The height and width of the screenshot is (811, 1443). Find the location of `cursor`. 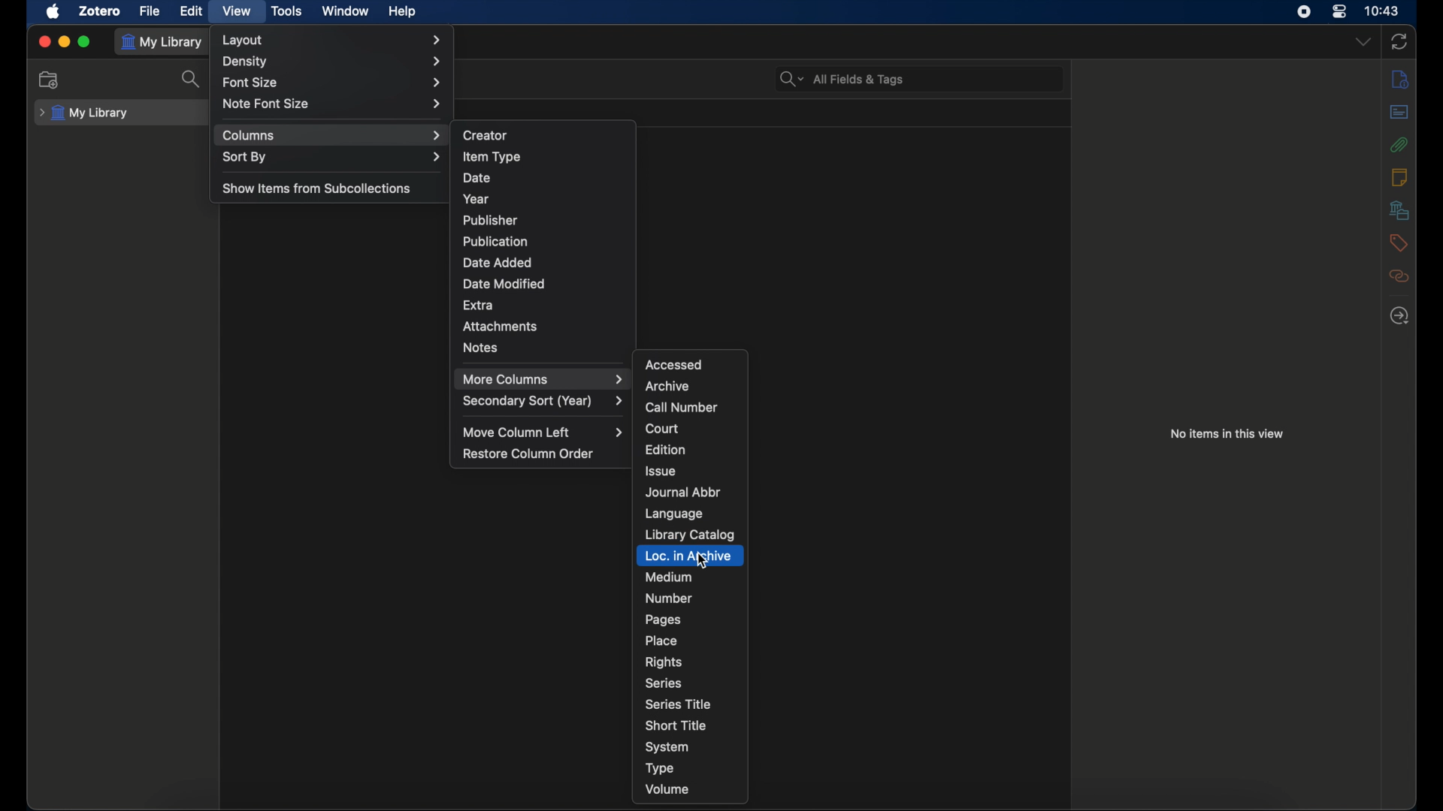

cursor is located at coordinates (703, 562).